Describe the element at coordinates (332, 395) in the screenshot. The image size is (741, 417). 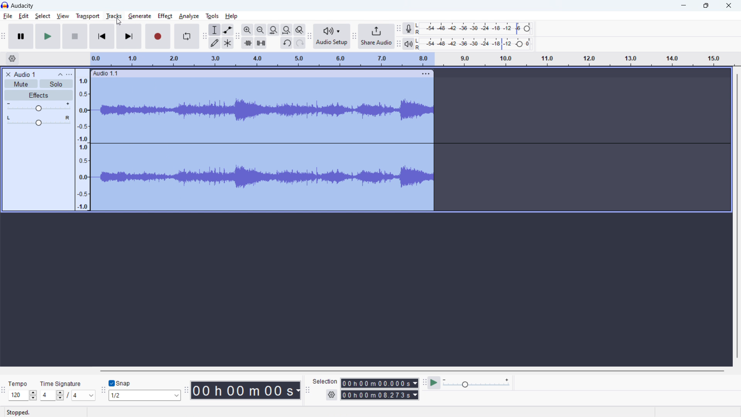
I see `selection settings` at that location.